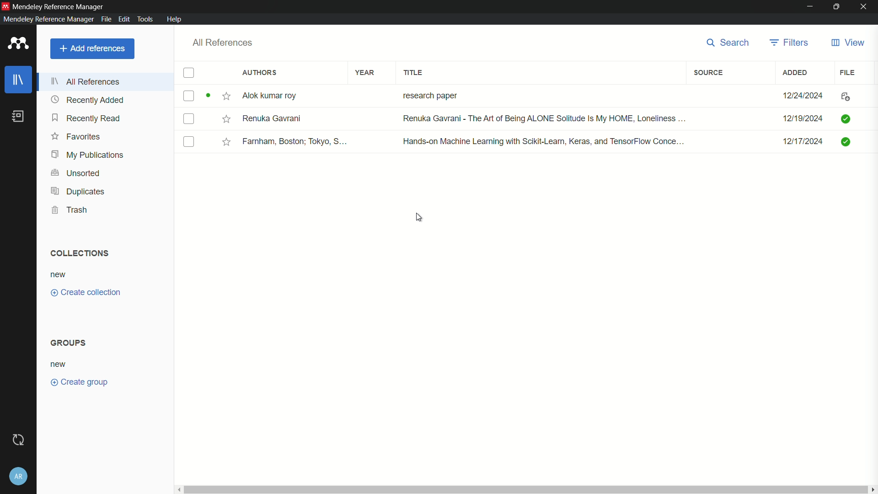 The width and height of the screenshot is (878, 494). Describe the element at coordinates (61, 364) in the screenshot. I see `new ` at that location.